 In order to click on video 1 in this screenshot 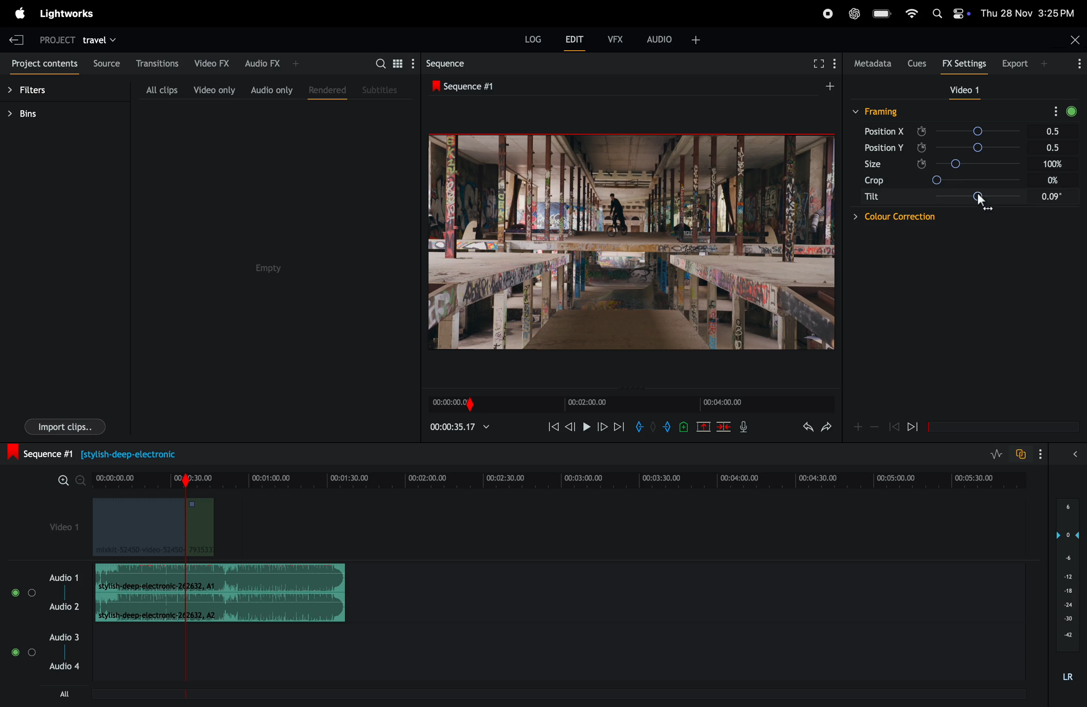, I will do `click(56, 524)`.